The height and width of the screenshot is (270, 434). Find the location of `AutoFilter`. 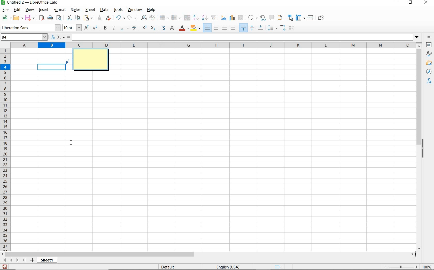

AutoFilter is located at coordinates (214, 18).